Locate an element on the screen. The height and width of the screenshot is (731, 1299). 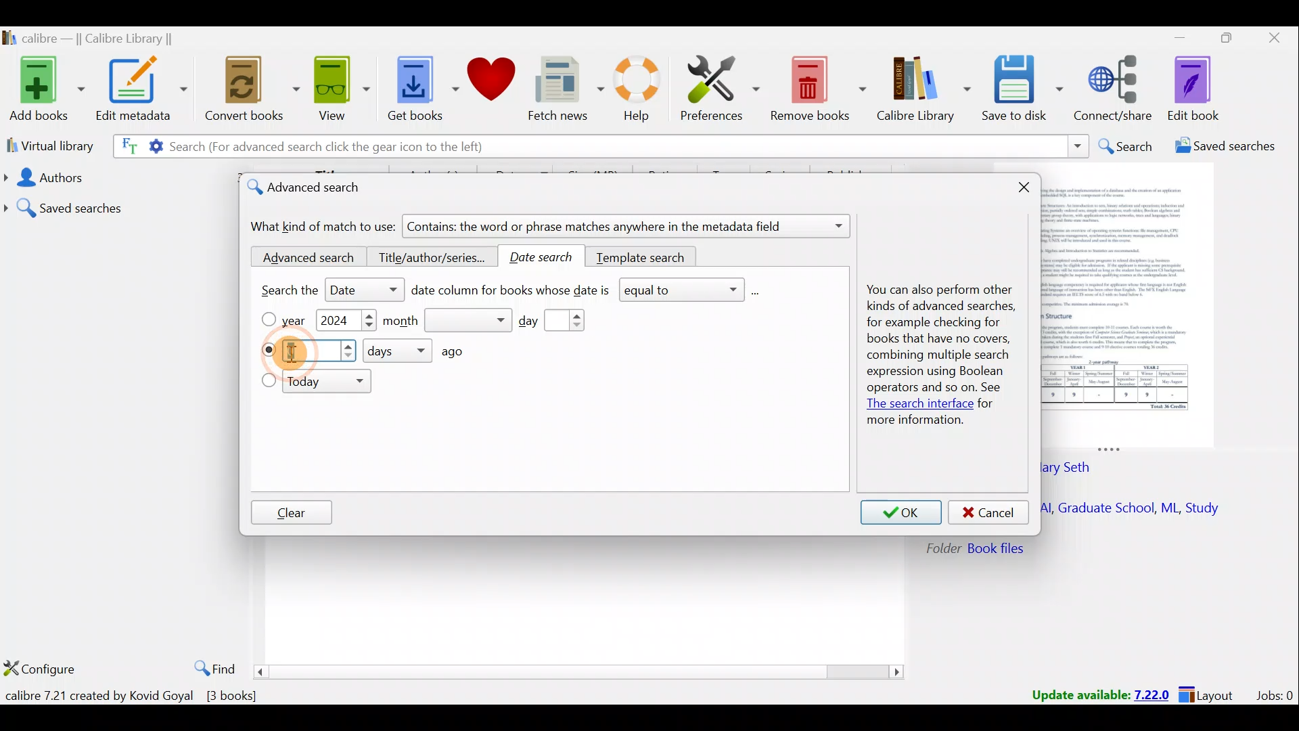
Search the date is located at coordinates (321, 292).